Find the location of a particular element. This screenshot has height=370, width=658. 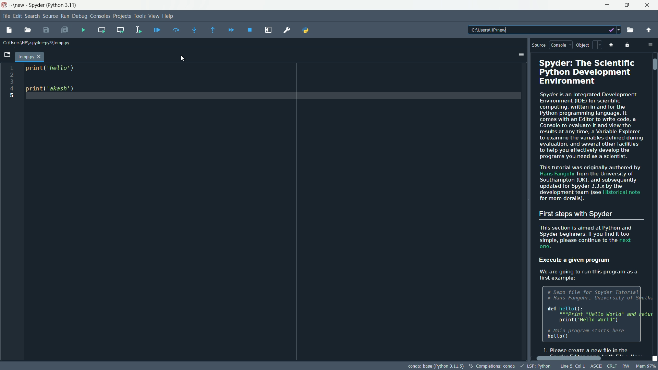

completions:conda is located at coordinates (493, 366).